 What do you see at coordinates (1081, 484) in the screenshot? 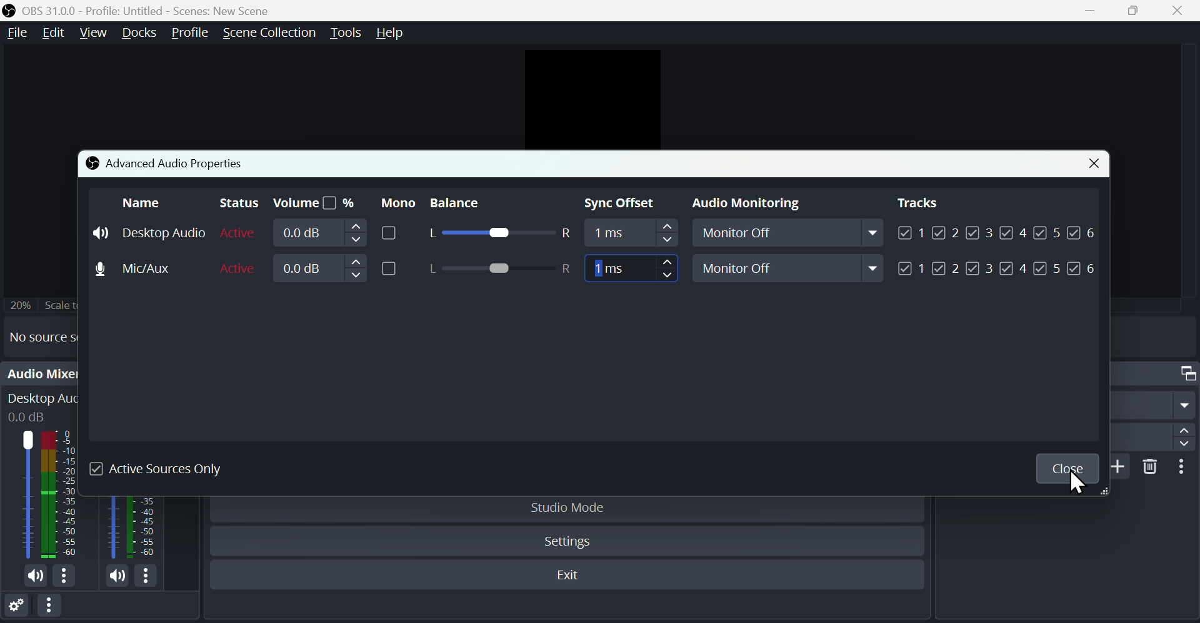
I see `Cursor` at bounding box center [1081, 484].